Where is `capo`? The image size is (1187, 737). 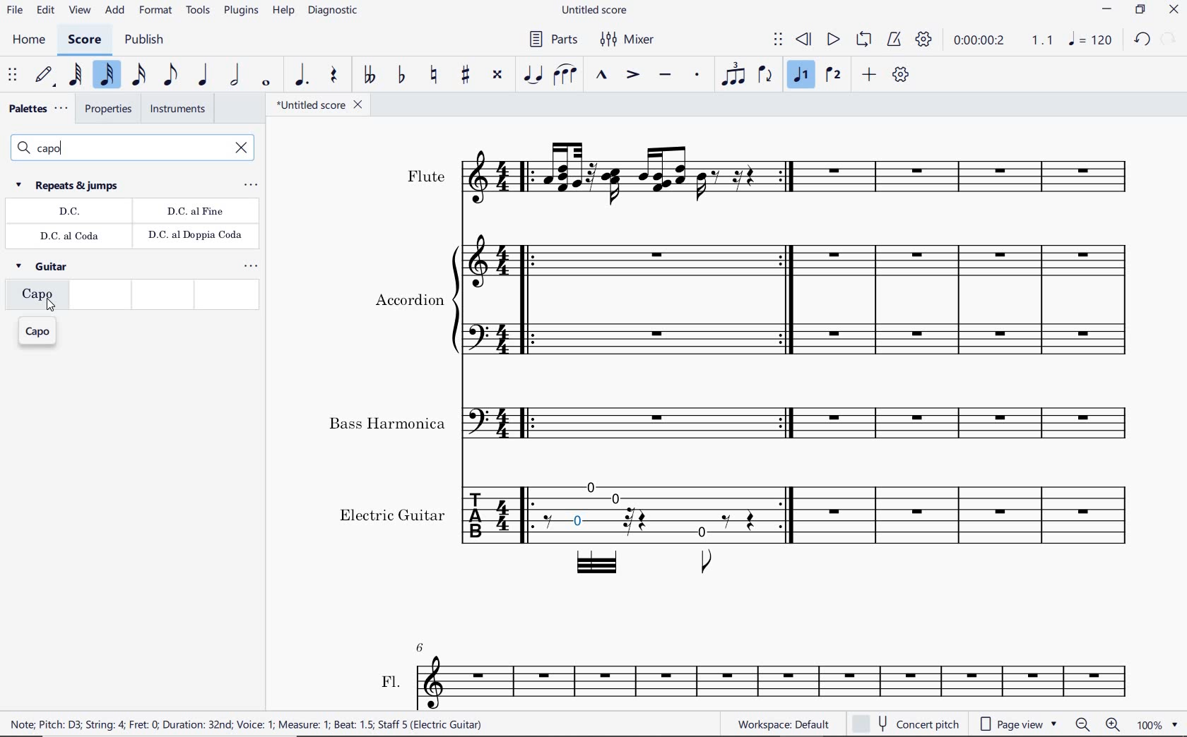 capo is located at coordinates (35, 298).